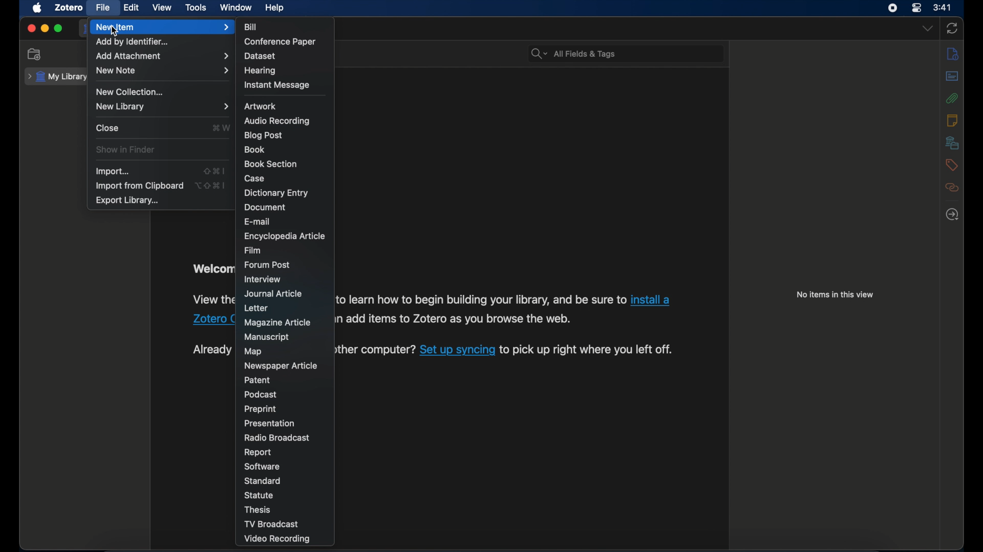 This screenshot has width=983, height=552. I want to click on info, so click(953, 53).